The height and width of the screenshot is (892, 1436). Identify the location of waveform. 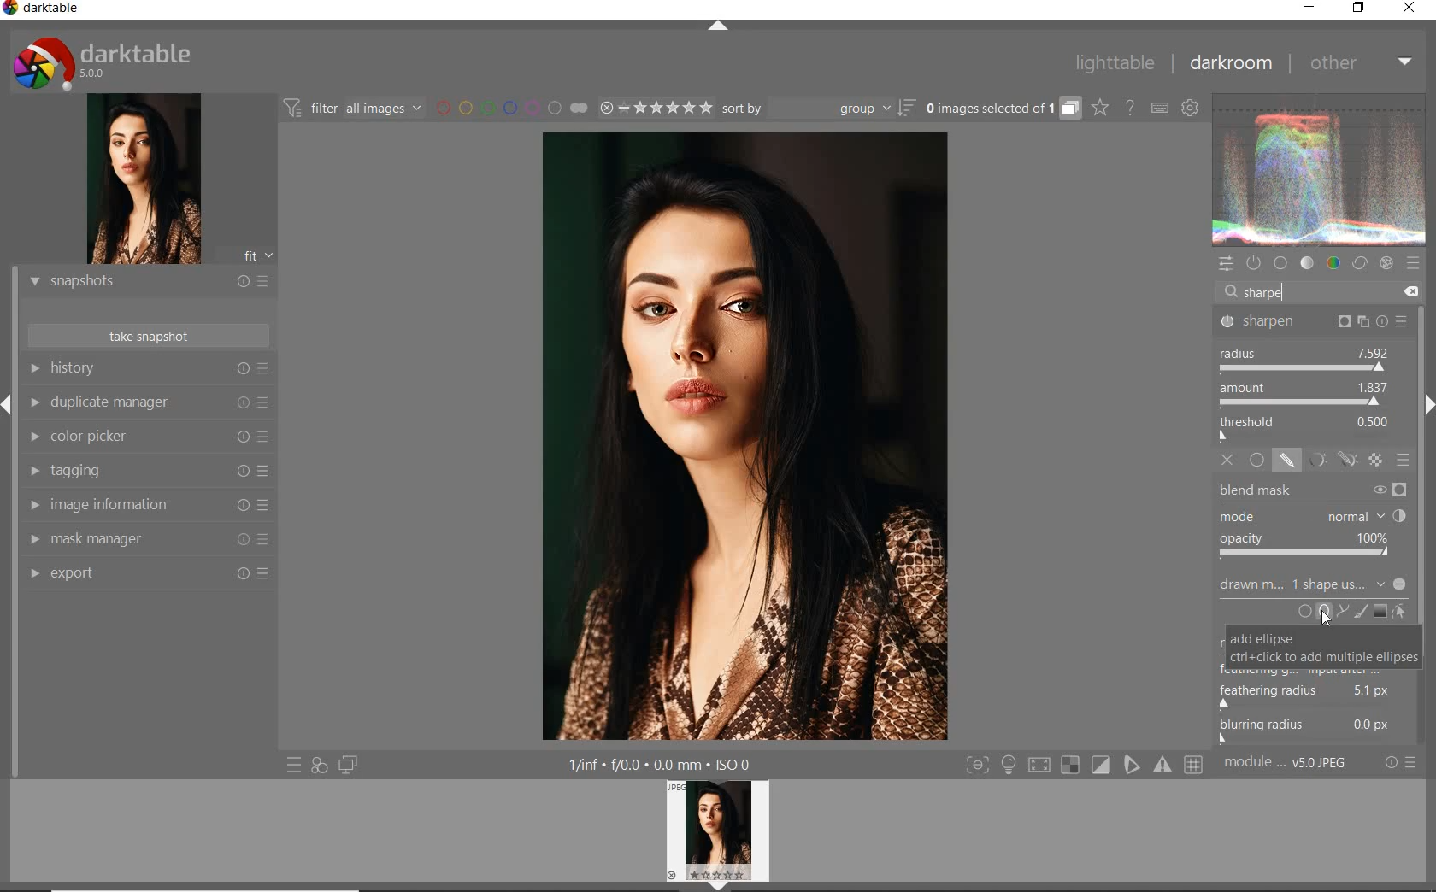
(1320, 170).